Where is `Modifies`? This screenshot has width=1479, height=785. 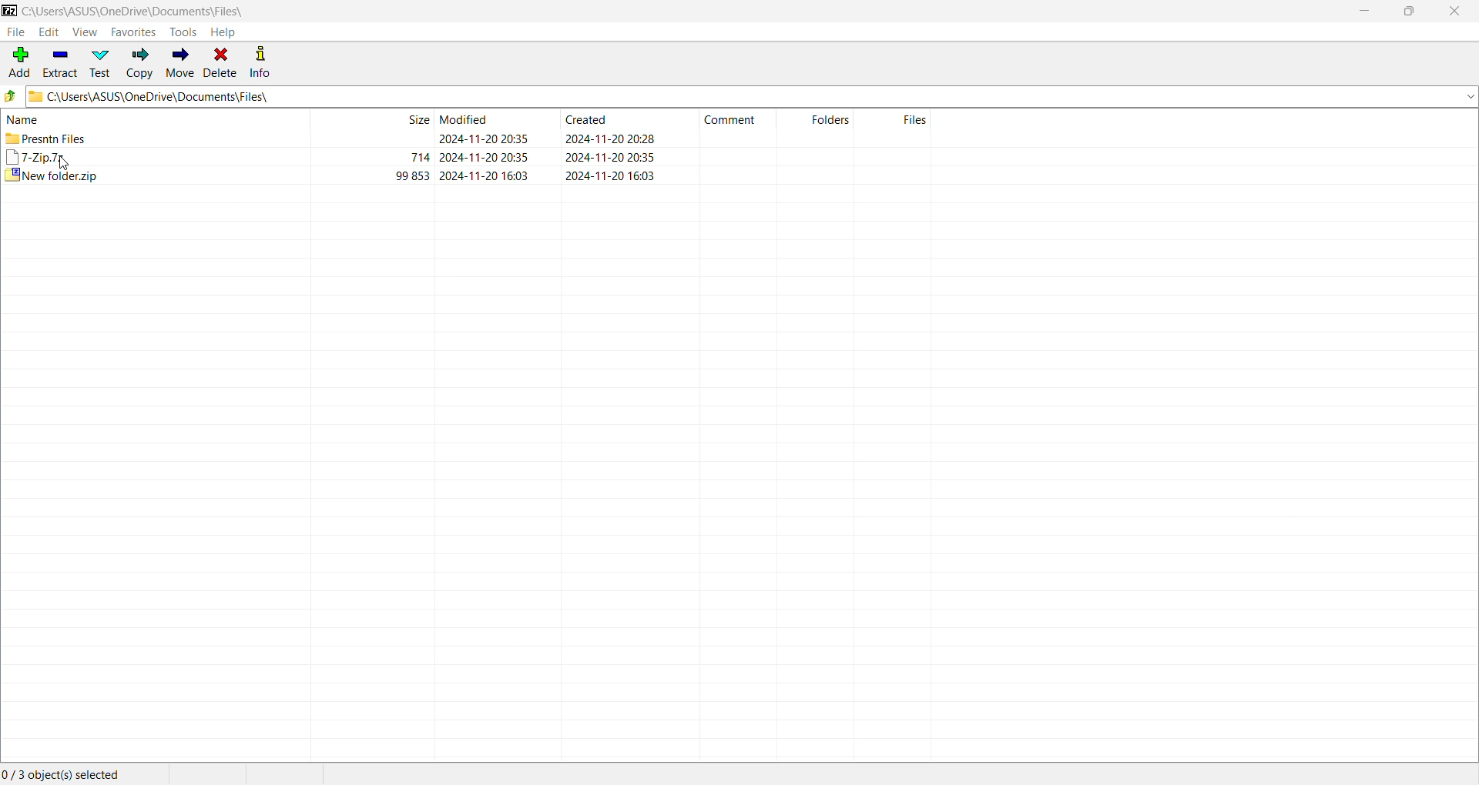 Modifies is located at coordinates (495, 148).